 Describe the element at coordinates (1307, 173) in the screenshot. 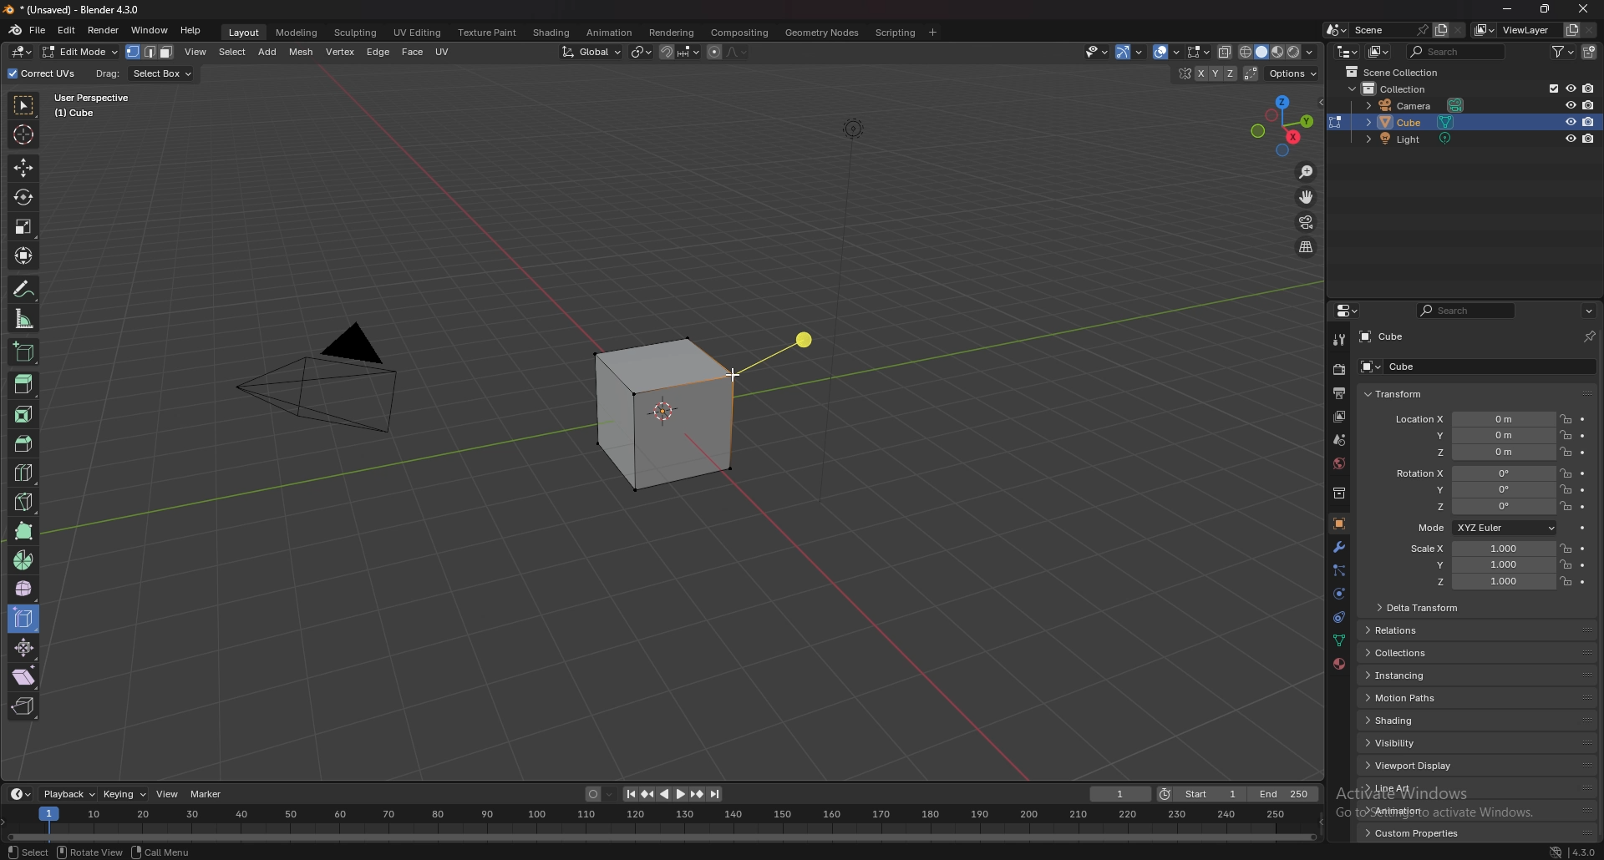

I see `zoom` at that location.